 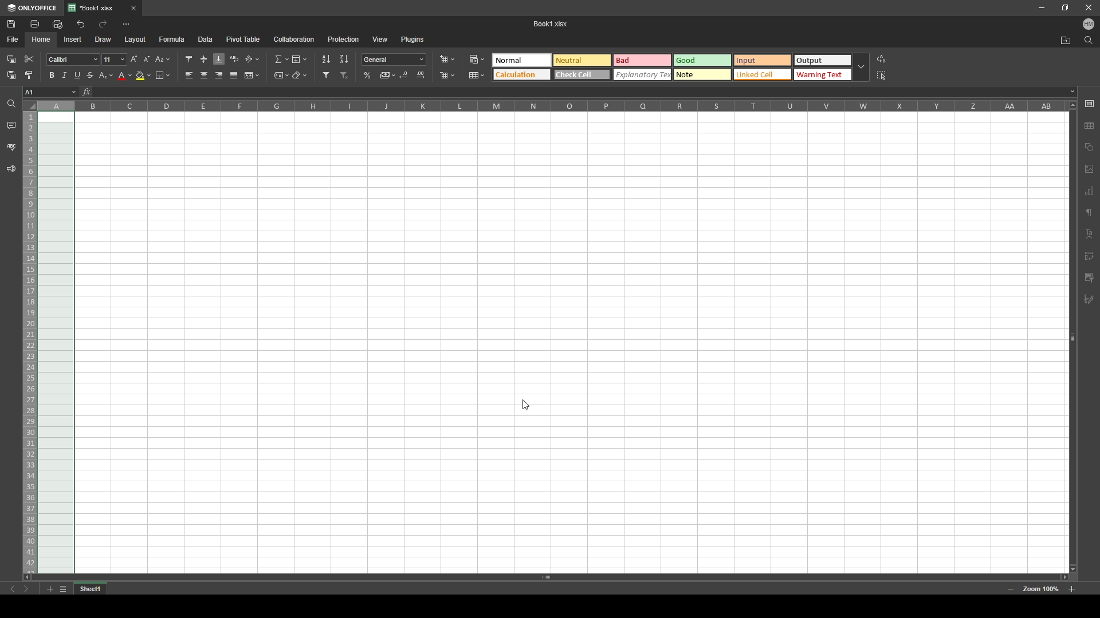 What do you see at coordinates (327, 75) in the screenshot?
I see `filter` at bounding box center [327, 75].